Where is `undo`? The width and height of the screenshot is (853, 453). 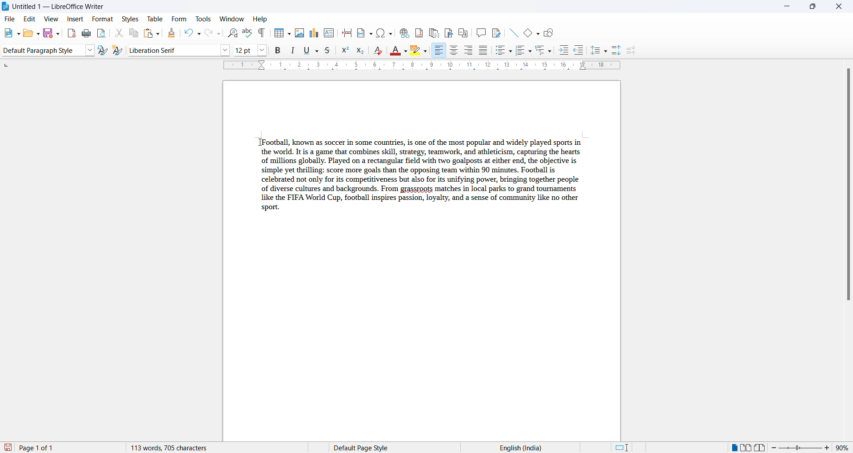 undo is located at coordinates (191, 33).